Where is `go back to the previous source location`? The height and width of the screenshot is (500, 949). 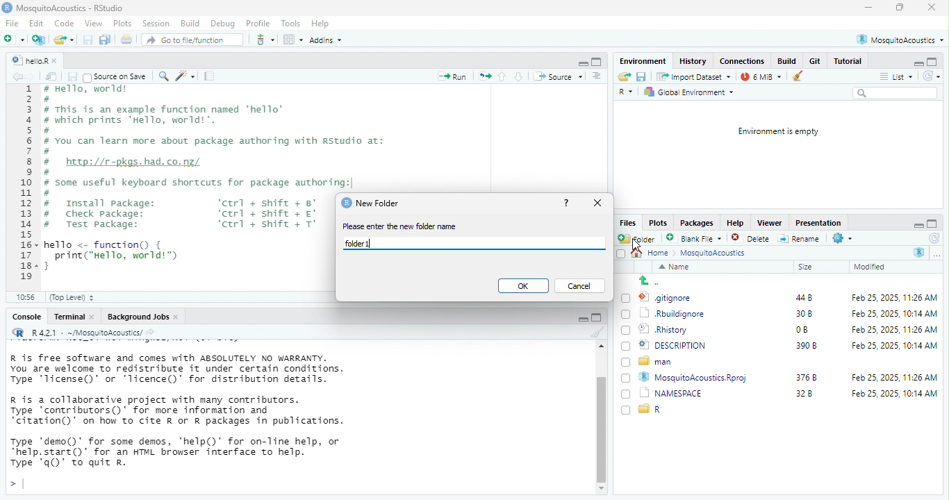
go back to the previous source location is located at coordinates (17, 78).